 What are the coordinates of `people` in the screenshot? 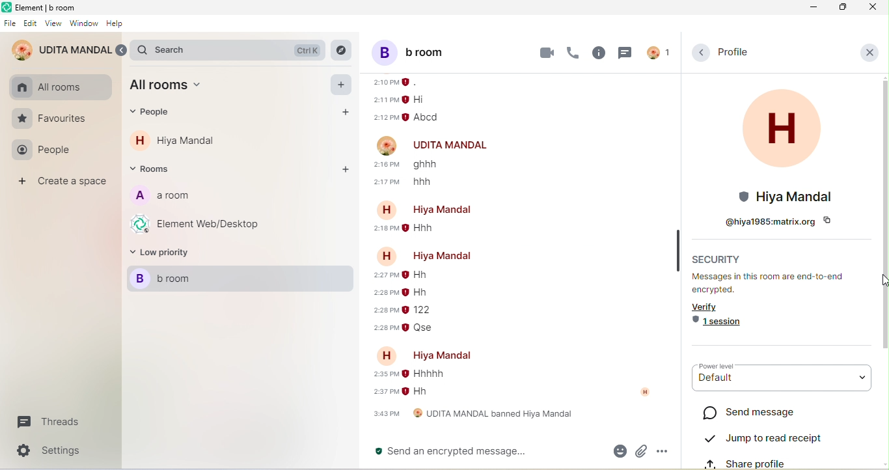 It's located at (46, 152).